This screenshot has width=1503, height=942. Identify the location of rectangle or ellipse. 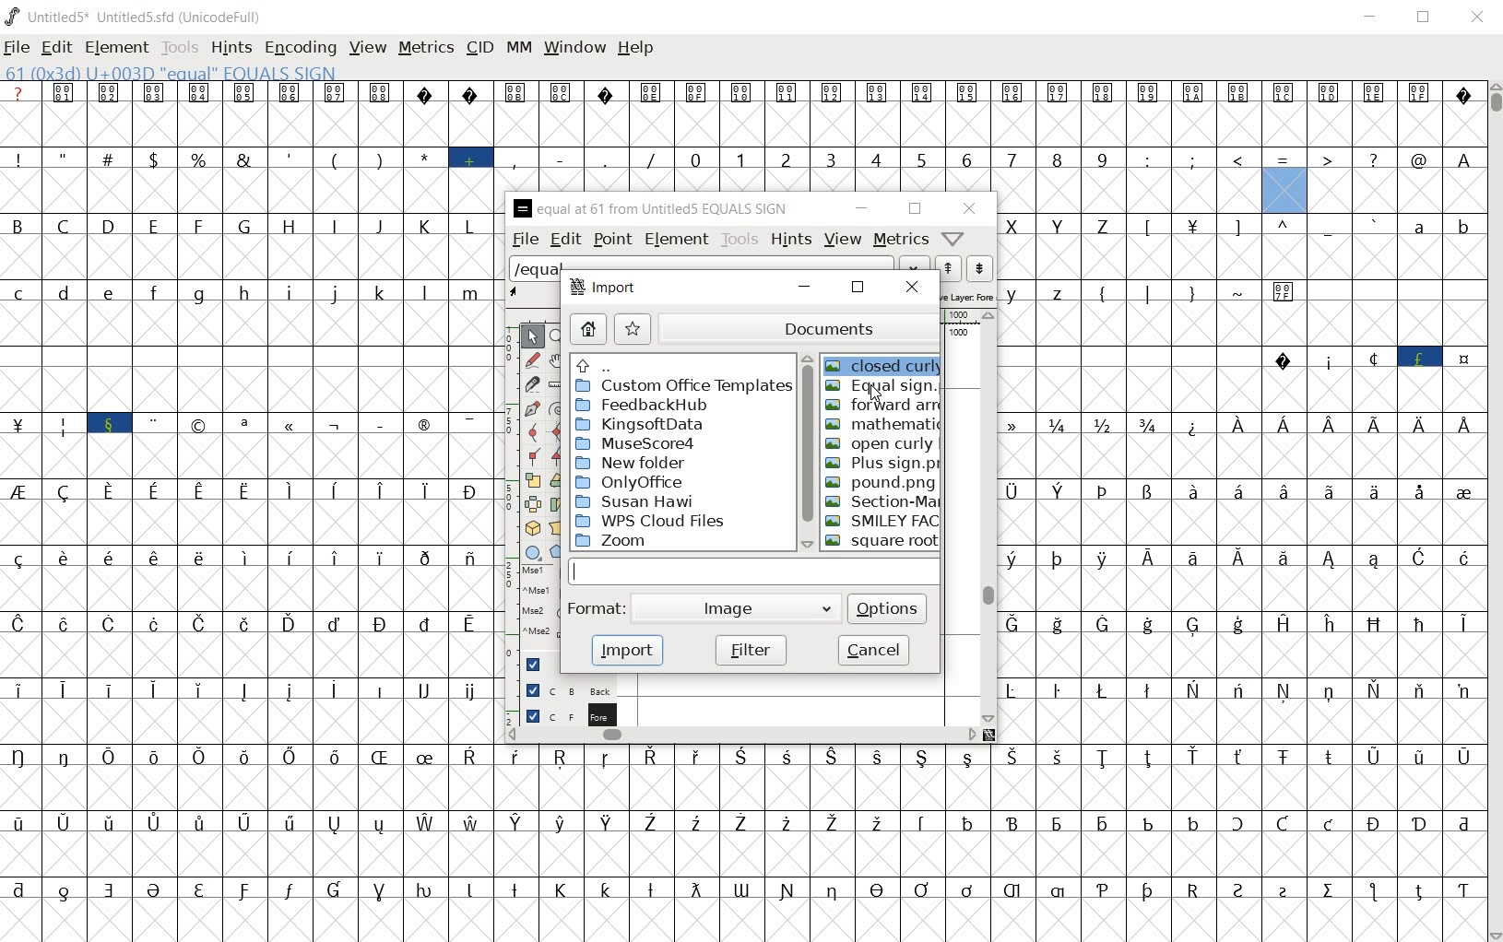
(534, 552).